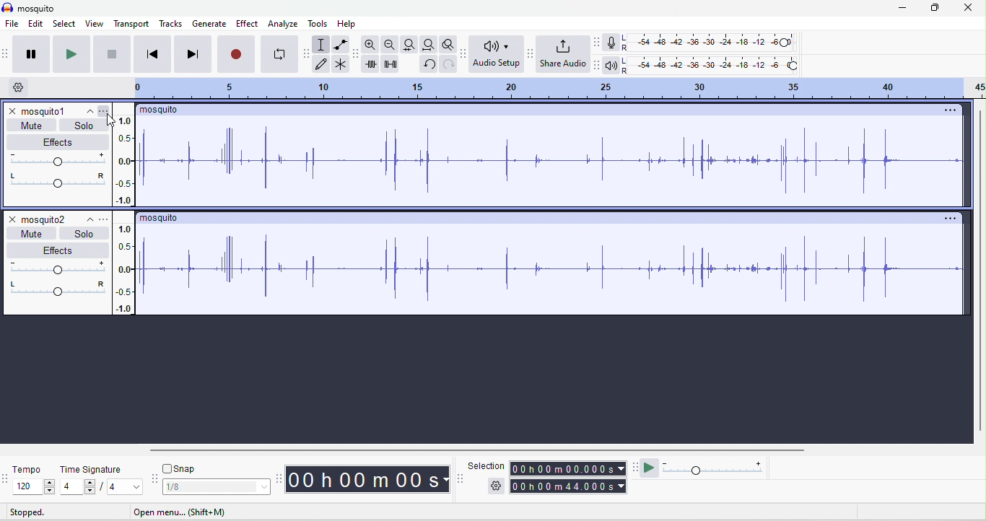 The image size is (986, 521). I want to click on stop, so click(111, 55).